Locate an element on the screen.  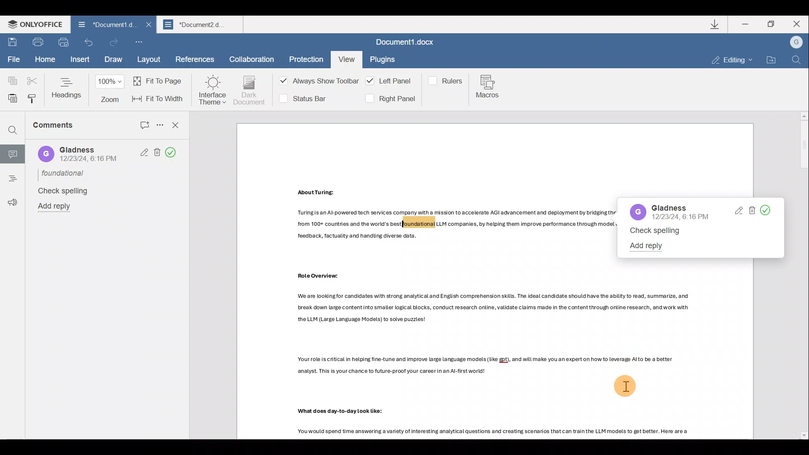
Right panel is located at coordinates (390, 99).